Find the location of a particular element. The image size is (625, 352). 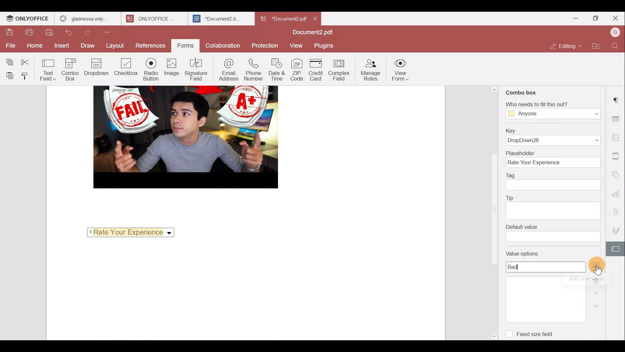

Placeholder is located at coordinates (552, 158).